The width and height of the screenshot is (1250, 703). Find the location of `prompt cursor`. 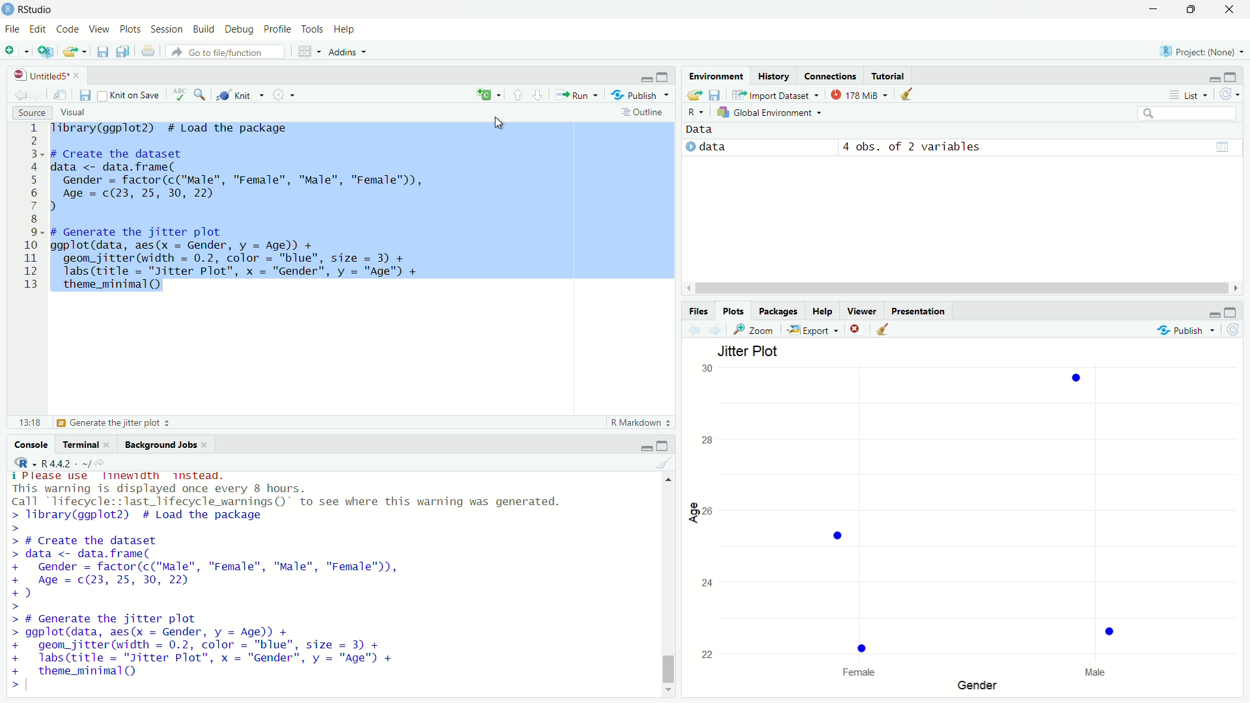

prompt cursor is located at coordinates (14, 607).